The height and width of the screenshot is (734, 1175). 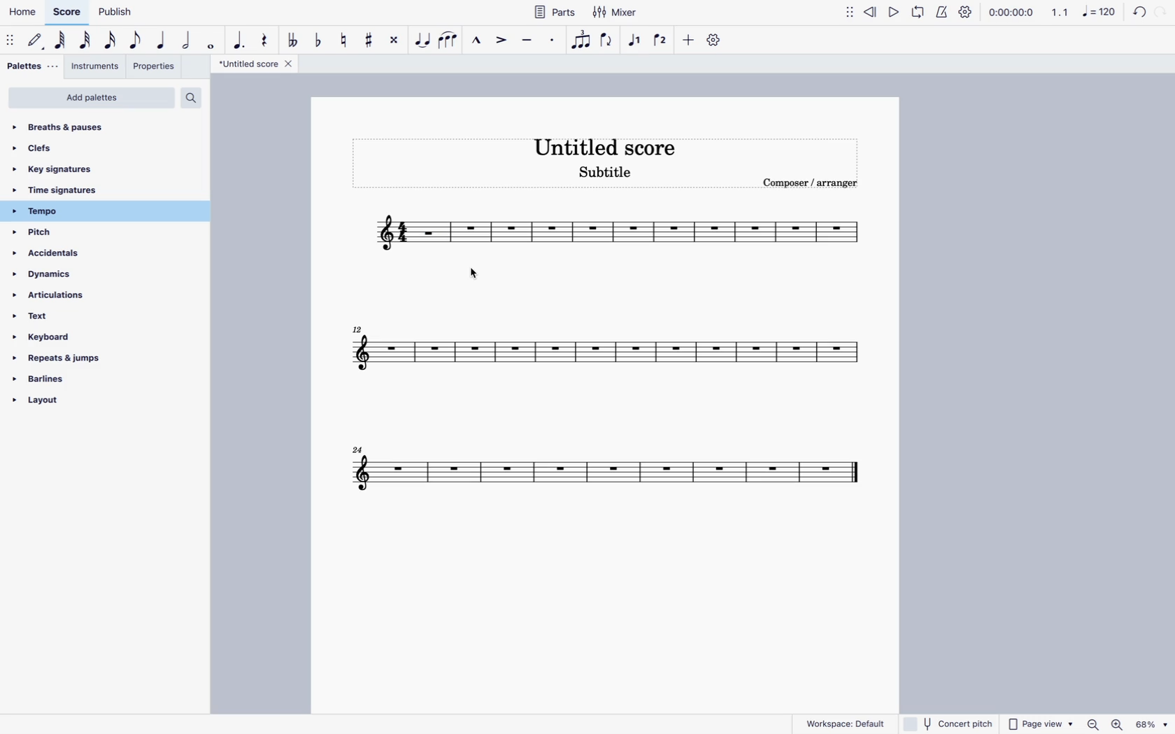 What do you see at coordinates (36, 41) in the screenshot?
I see `default` at bounding box center [36, 41].